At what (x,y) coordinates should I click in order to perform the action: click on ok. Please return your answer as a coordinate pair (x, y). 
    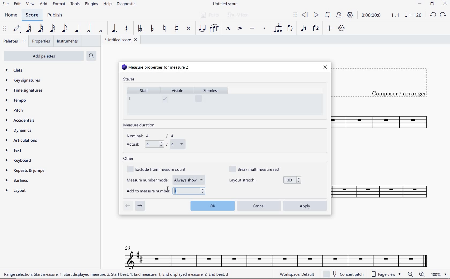
    Looking at the image, I should click on (212, 205).